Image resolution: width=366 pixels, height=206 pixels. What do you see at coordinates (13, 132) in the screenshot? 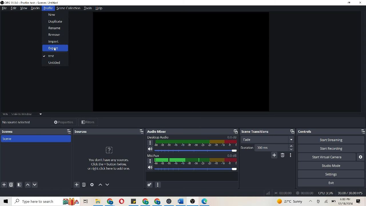
I see `scenes` at bounding box center [13, 132].